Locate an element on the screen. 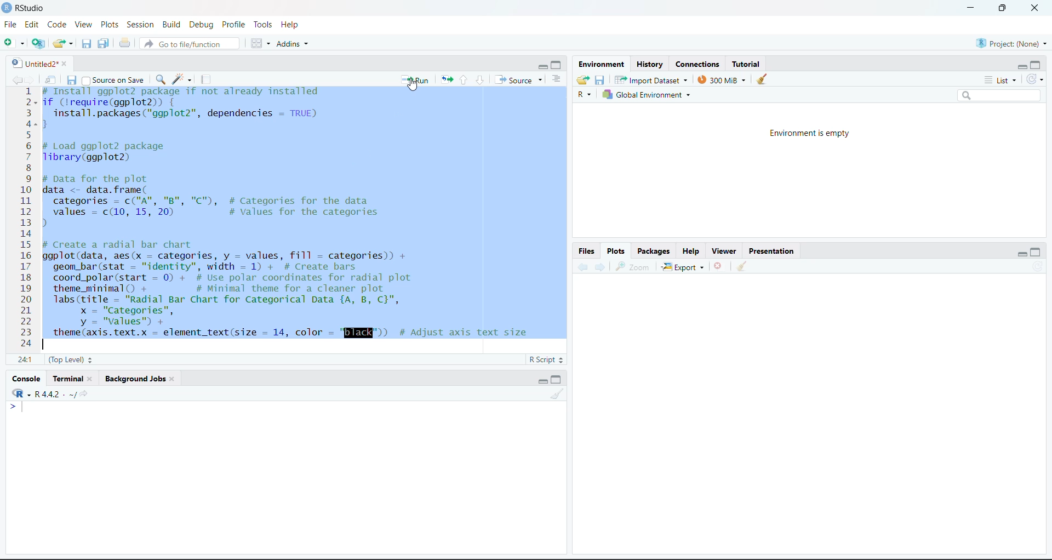 The image size is (1052, 560). 1:1 is located at coordinates (24, 360).